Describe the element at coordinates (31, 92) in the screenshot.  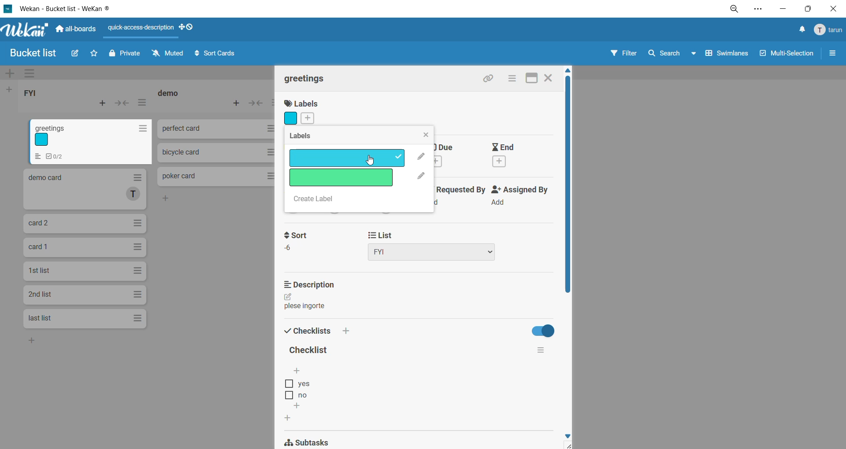
I see `list title` at that location.